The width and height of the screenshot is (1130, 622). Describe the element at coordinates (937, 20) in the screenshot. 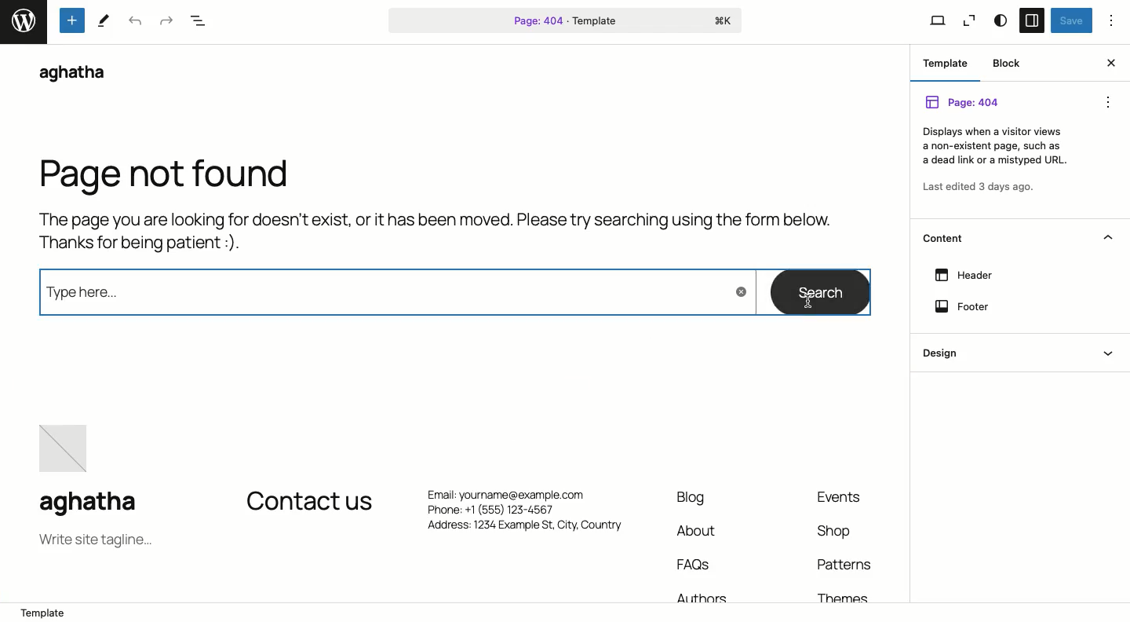

I see `View` at that location.